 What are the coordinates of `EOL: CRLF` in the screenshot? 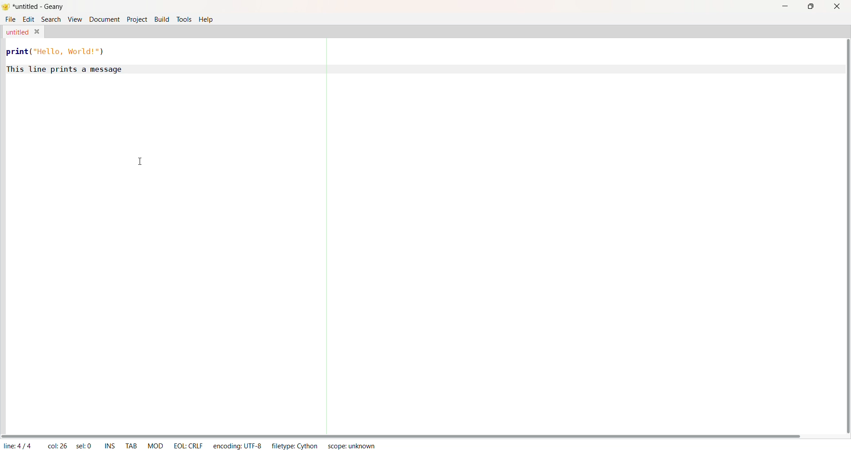 It's located at (187, 445).